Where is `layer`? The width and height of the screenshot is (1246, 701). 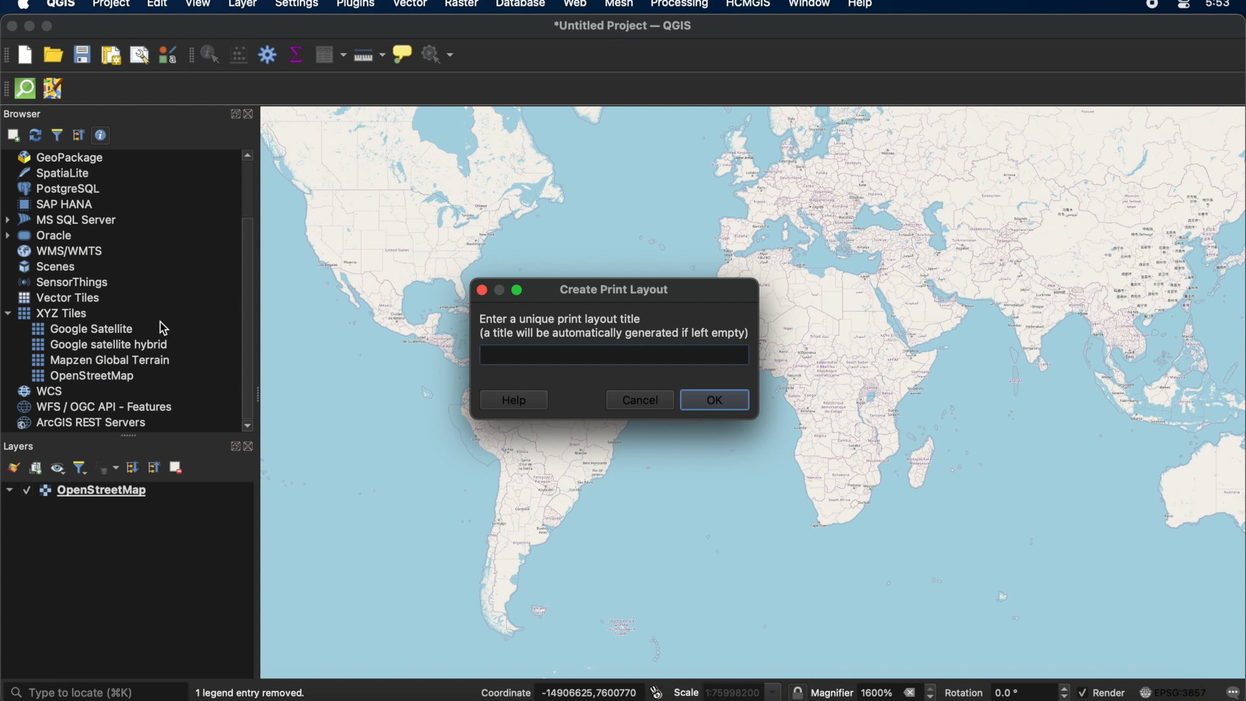
layer is located at coordinates (244, 5).